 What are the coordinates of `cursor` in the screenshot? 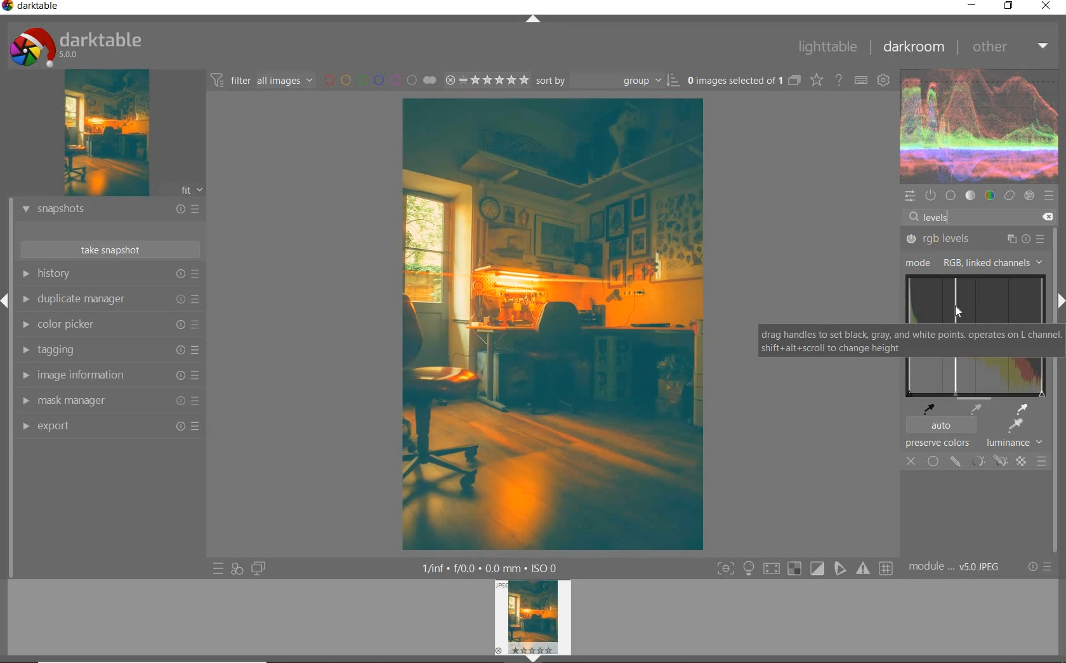 It's located at (958, 312).